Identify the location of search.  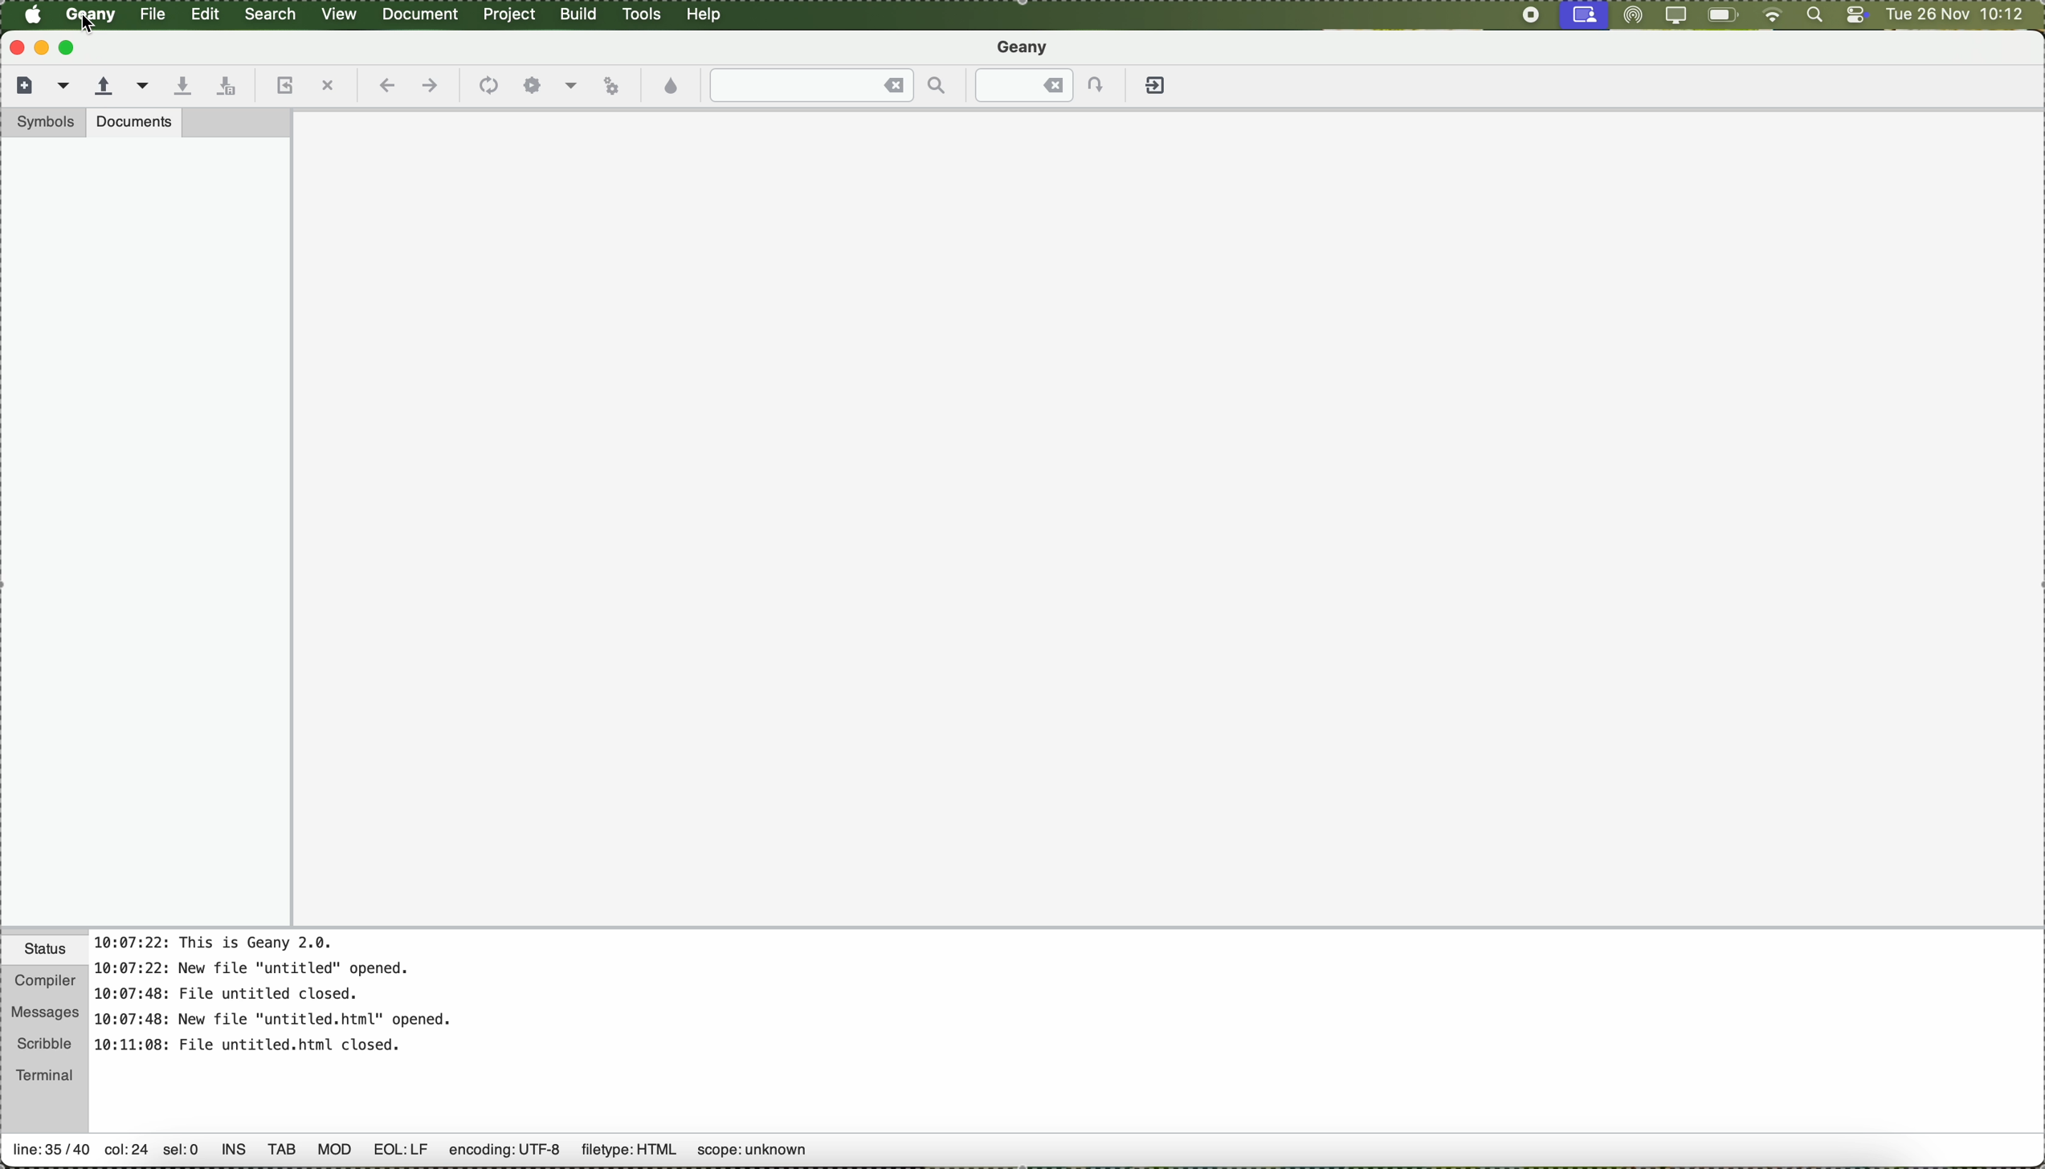
(275, 15).